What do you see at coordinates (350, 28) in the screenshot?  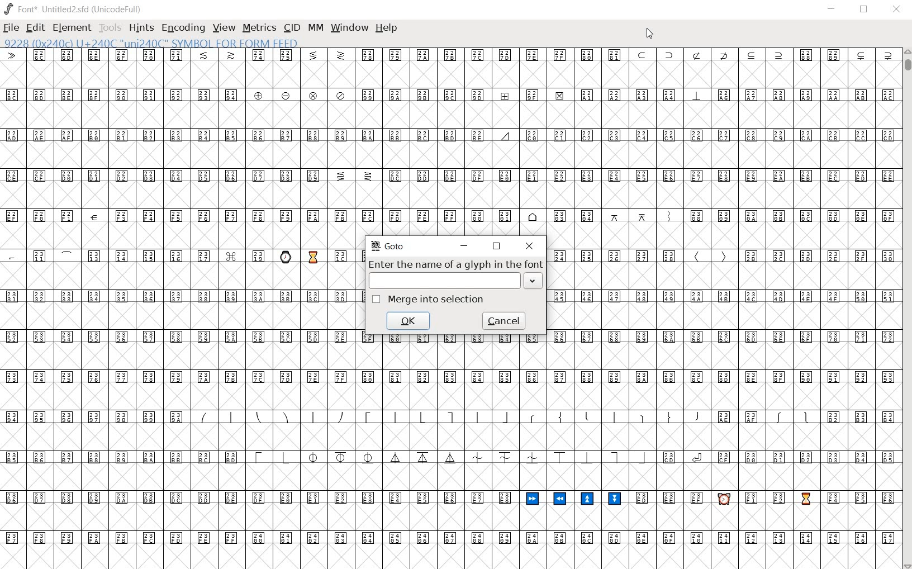 I see `window` at bounding box center [350, 28].